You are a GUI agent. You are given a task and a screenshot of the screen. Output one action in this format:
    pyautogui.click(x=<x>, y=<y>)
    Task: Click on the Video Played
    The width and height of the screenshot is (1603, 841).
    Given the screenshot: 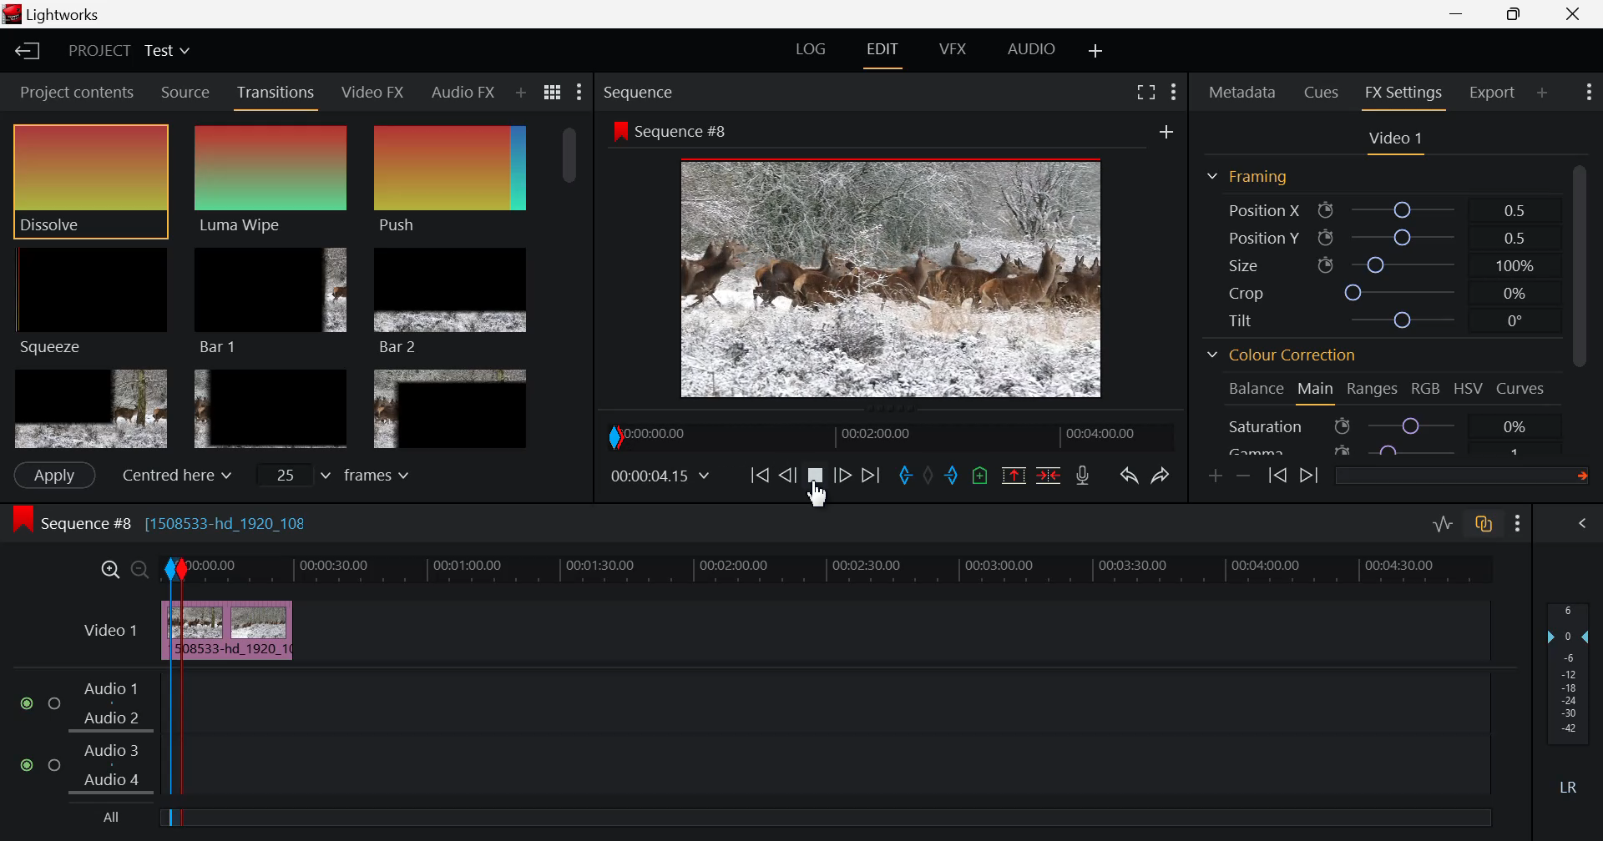 What is the action you would take?
    pyautogui.click(x=817, y=482)
    